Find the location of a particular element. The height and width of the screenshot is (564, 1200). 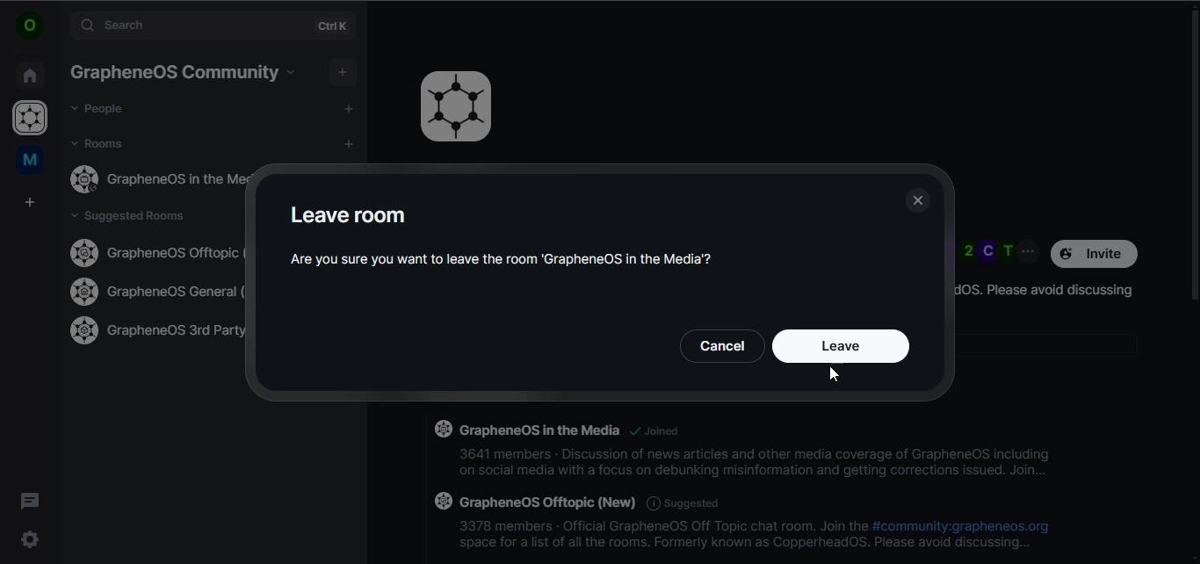

GrapheneOS in the Media Joined
3641 members - Discussion of news articles and other media coverage of Graphene0S including
on social media with a focus on debunking misinformation and getting corrections issued. Join... is located at coordinates (743, 452).